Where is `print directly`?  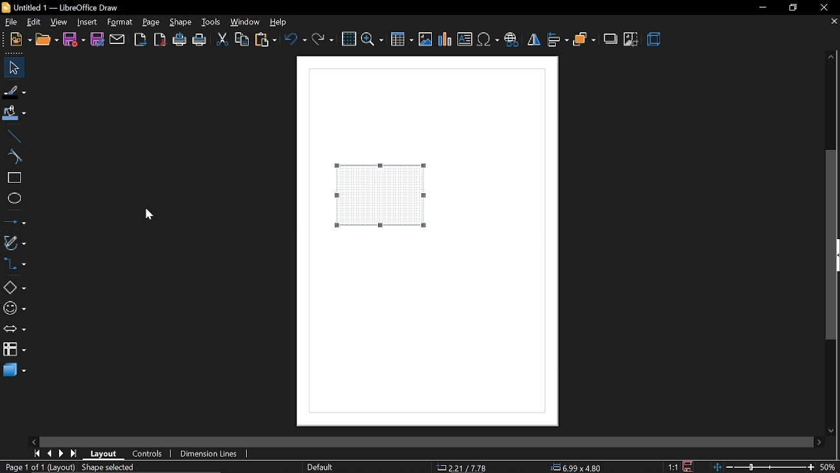 print directly is located at coordinates (180, 41).